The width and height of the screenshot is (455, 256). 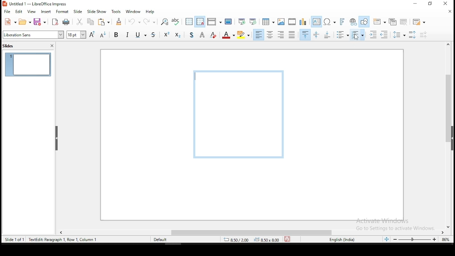 What do you see at coordinates (292, 35) in the screenshot?
I see `justified` at bounding box center [292, 35].